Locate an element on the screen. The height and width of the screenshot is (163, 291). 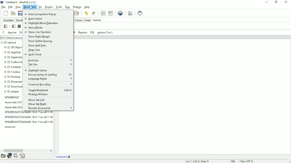
Dialogs is located at coordinates (77, 7).